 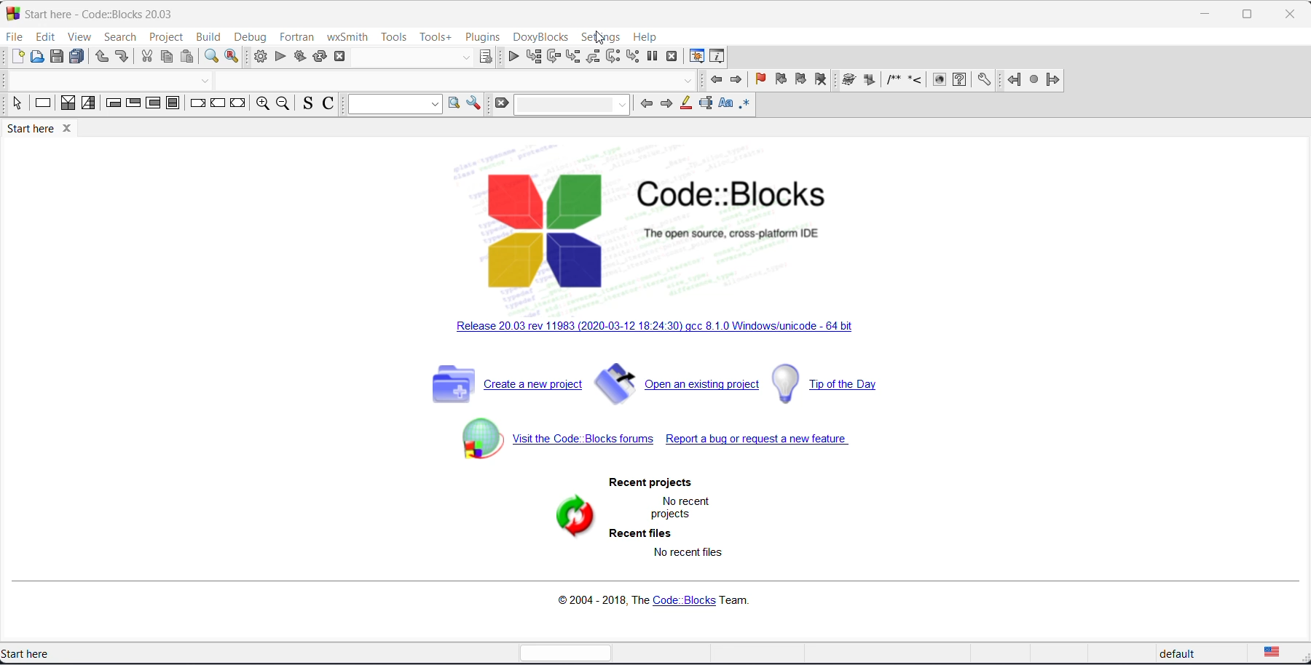 I want to click on undo, so click(x=102, y=57).